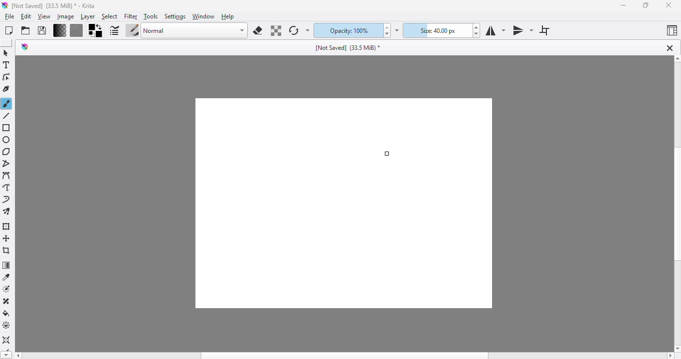  What do you see at coordinates (53, 5) in the screenshot?
I see `[Not Saved] (33.5 MiB)* - Krita` at bounding box center [53, 5].